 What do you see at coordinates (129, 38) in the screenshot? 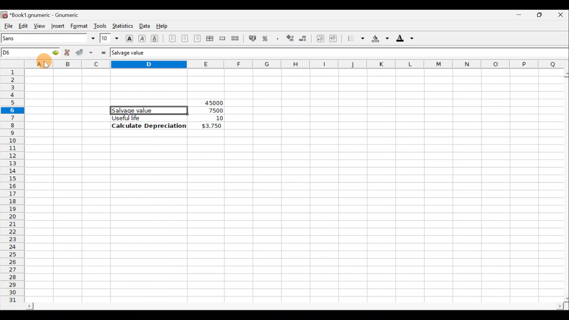
I see `Bold` at bounding box center [129, 38].